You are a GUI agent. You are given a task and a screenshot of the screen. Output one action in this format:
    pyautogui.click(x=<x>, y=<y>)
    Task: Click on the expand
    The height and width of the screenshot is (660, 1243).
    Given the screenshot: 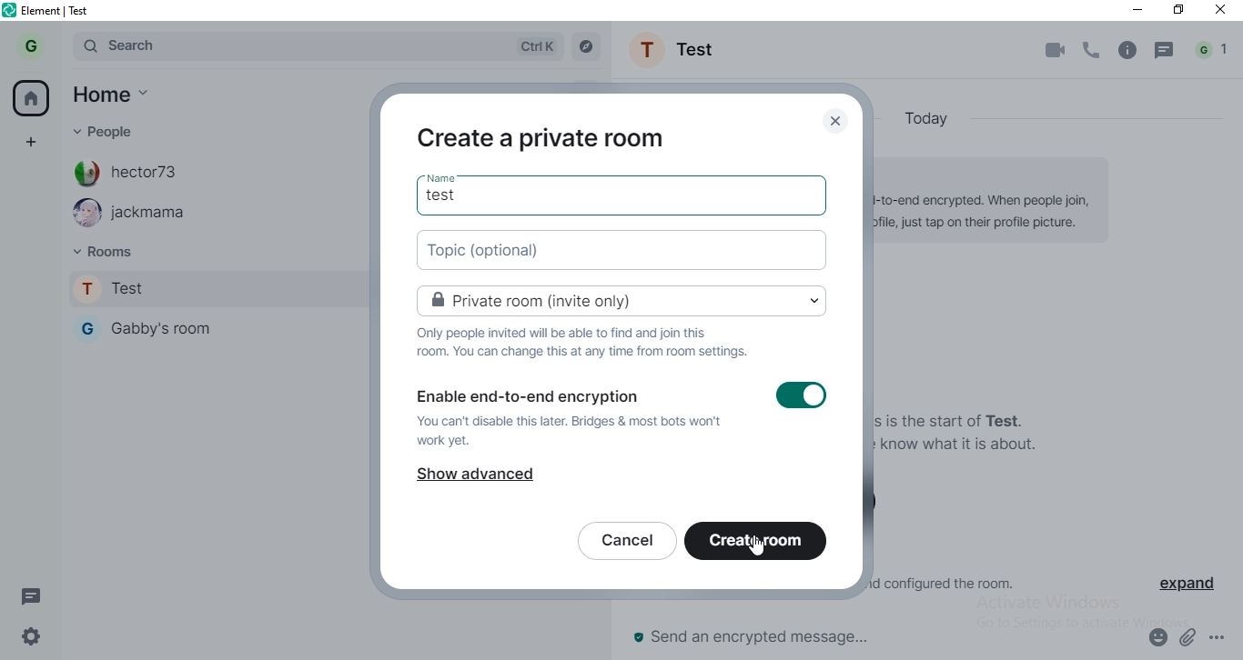 What is the action you would take?
    pyautogui.click(x=1187, y=585)
    